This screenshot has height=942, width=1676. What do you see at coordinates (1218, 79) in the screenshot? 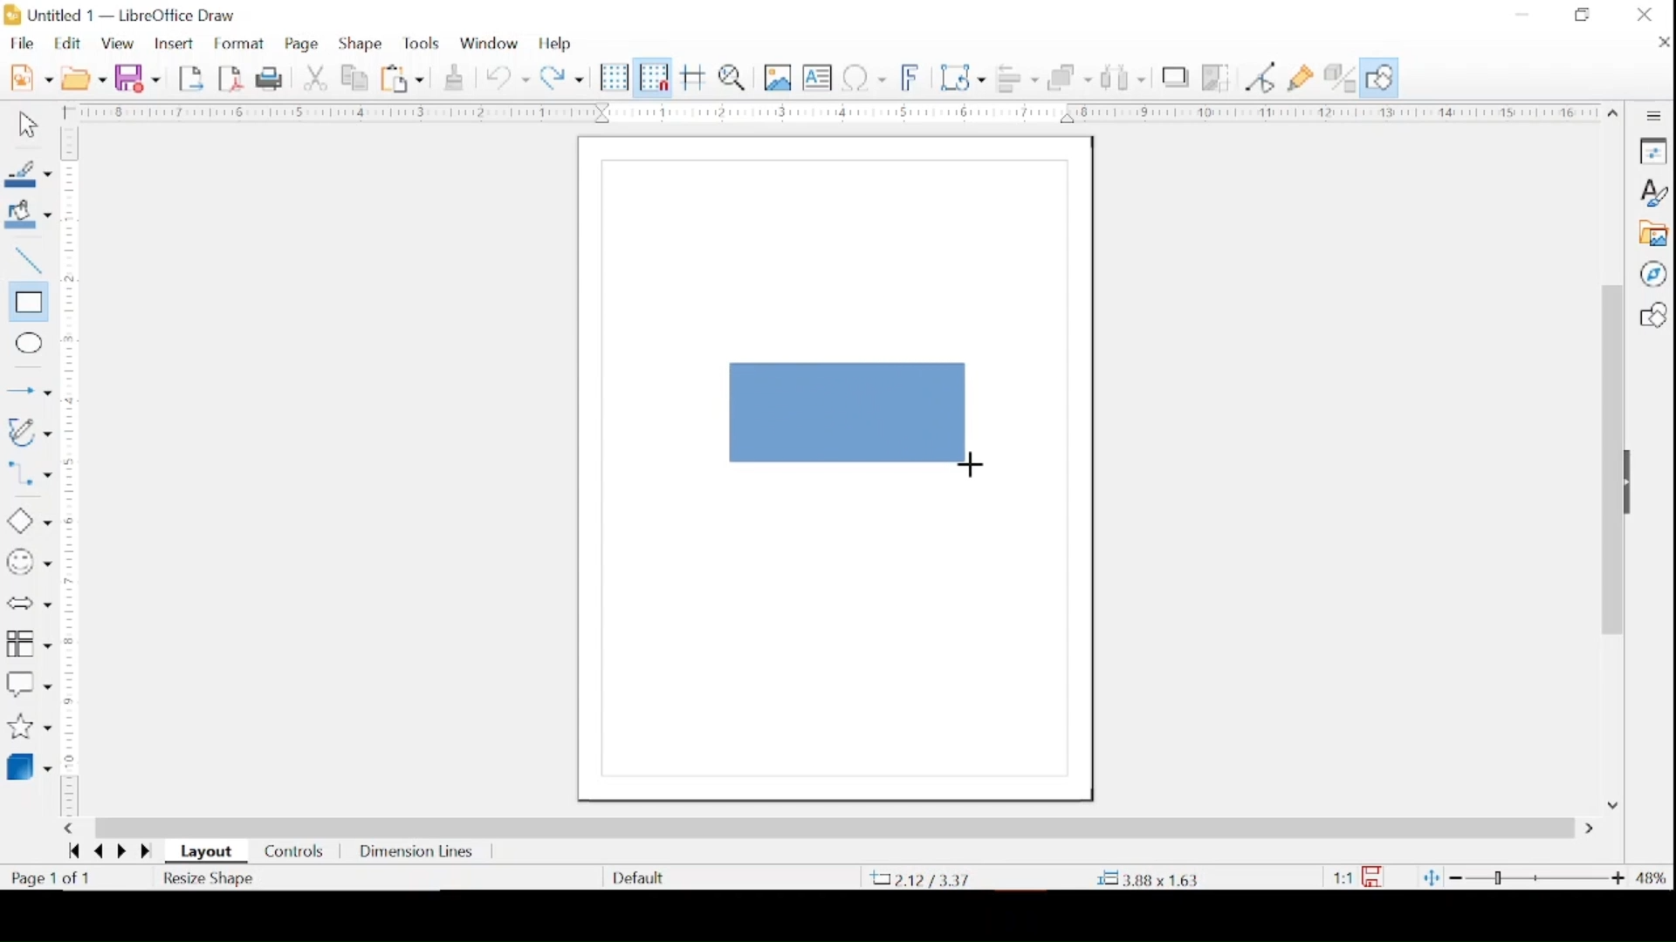
I see `crop image` at bounding box center [1218, 79].